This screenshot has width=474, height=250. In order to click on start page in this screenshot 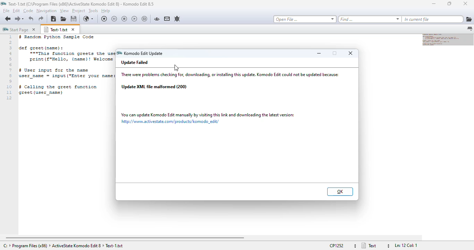, I will do `click(15, 29)`.